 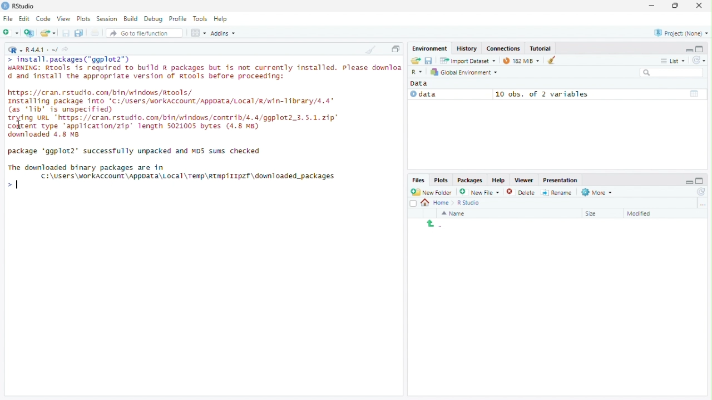 What do you see at coordinates (180, 19) in the screenshot?
I see `Profile` at bounding box center [180, 19].